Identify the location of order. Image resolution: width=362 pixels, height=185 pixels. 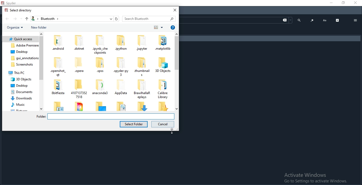
(158, 27).